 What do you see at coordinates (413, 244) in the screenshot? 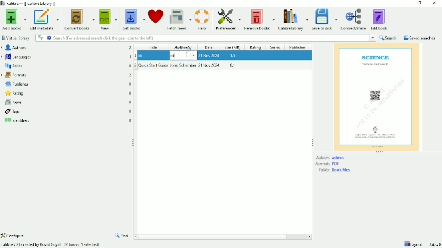
I see `Layout` at bounding box center [413, 244].